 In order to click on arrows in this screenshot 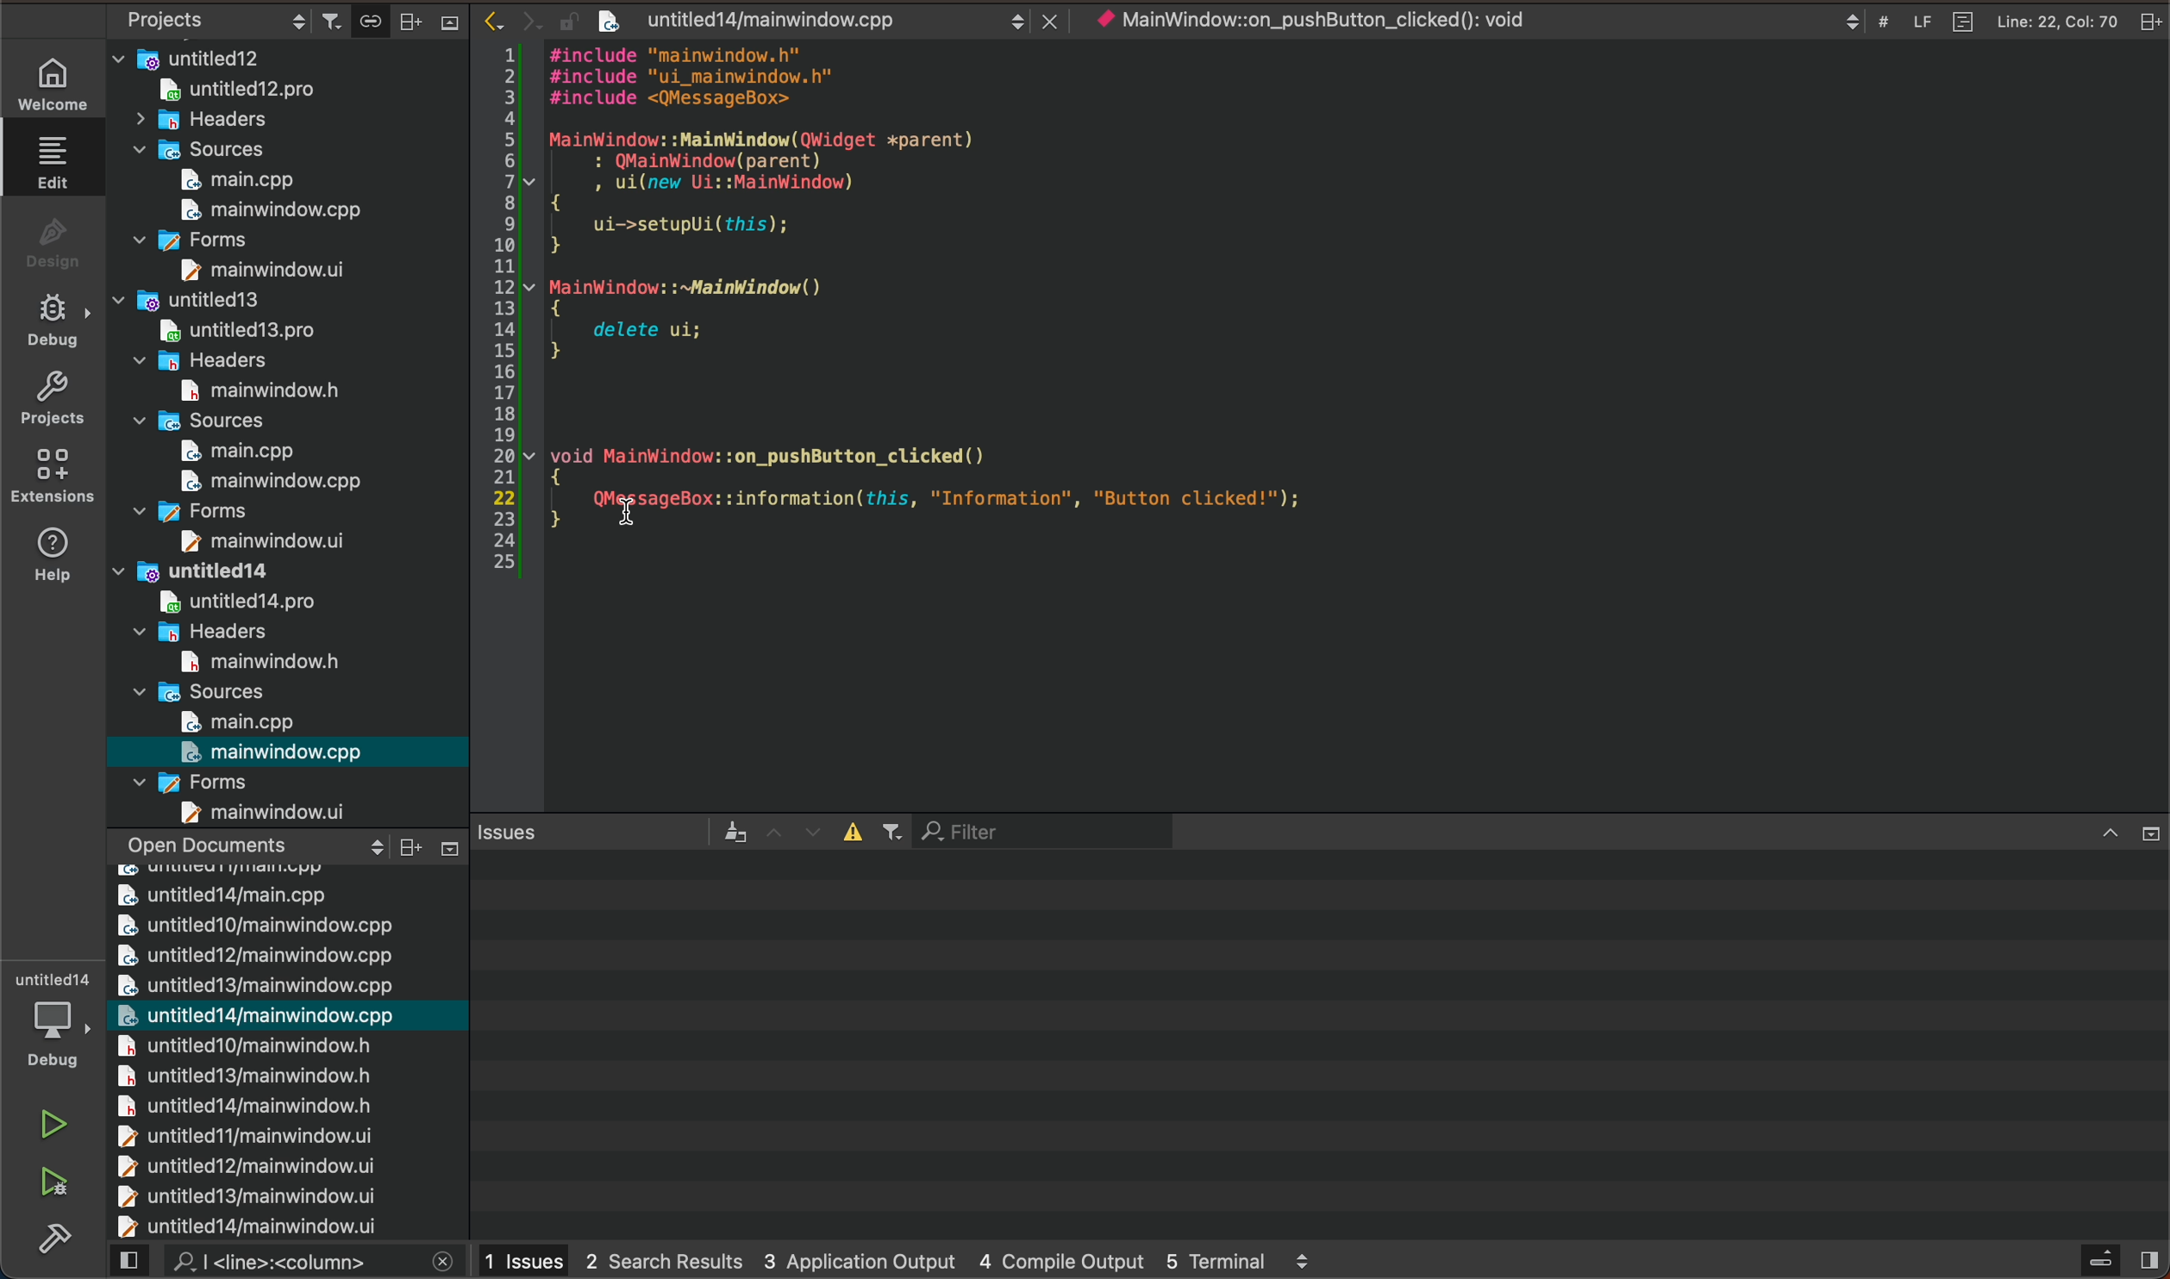, I will do `click(797, 831)`.